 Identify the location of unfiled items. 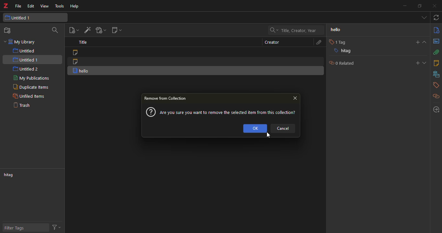
(28, 96).